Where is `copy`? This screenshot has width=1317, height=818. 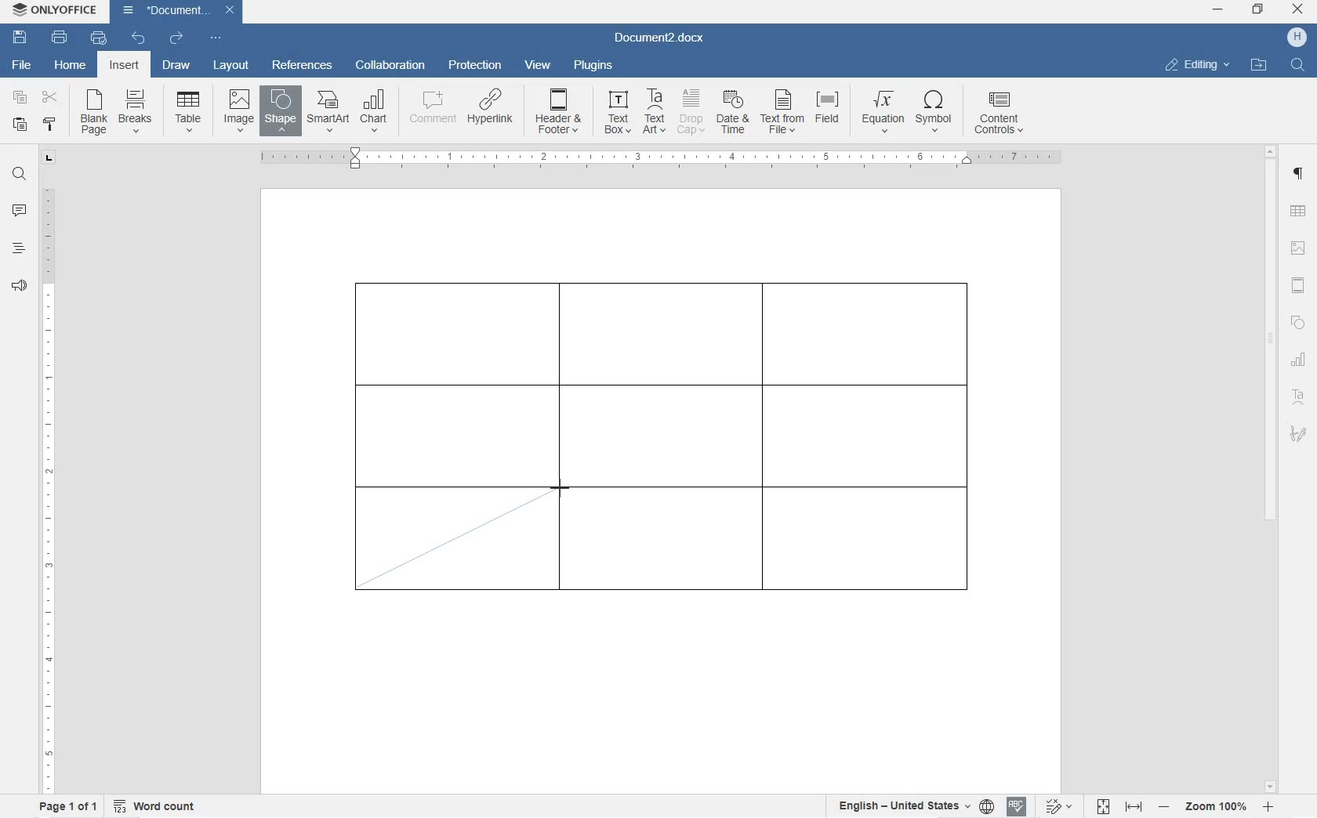 copy is located at coordinates (20, 100).